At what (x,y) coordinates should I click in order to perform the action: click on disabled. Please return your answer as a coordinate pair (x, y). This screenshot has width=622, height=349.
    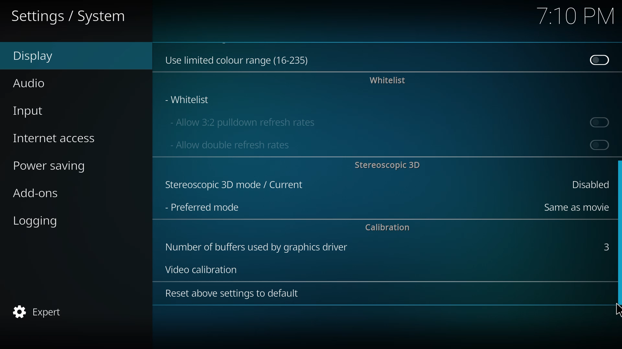
    Looking at the image, I should click on (586, 184).